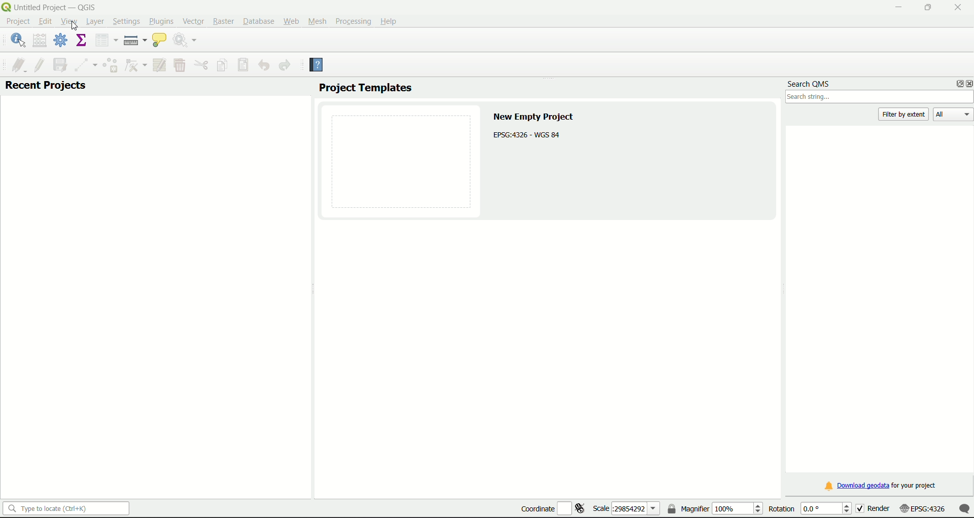 The width and height of the screenshot is (974, 518). Describe the element at coordinates (291, 21) in the screenshot. I see `Web` at that location.